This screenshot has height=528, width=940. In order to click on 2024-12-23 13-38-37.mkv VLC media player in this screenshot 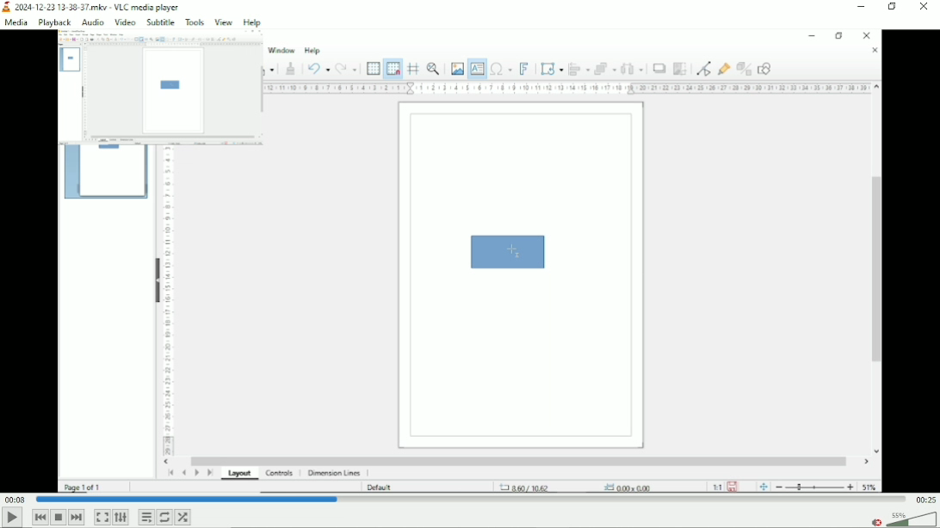, I will do `click(94, 7)`.